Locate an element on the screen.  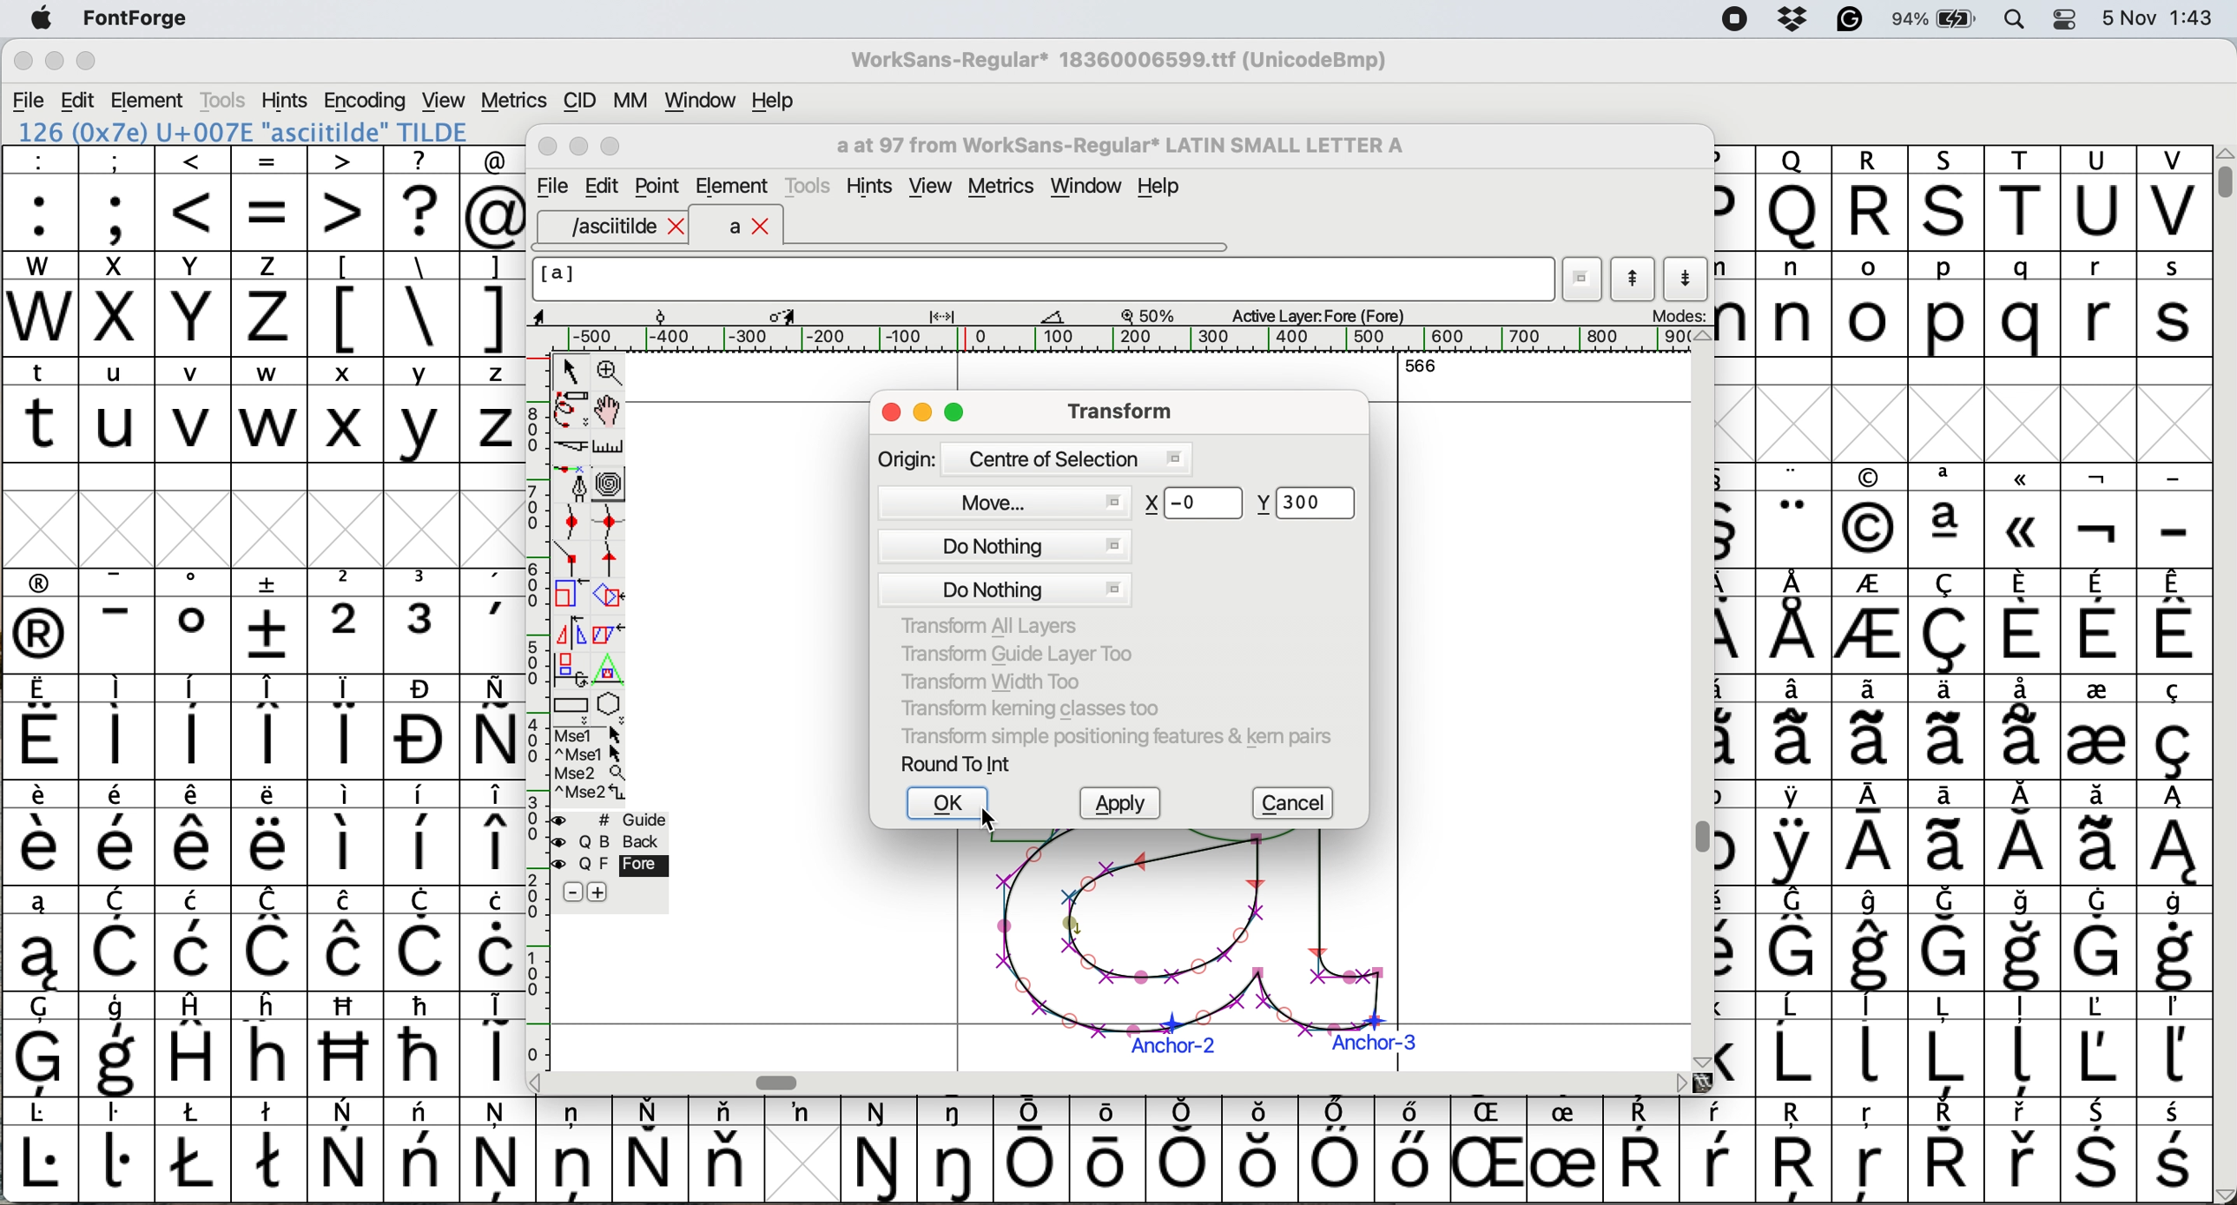
symbol is located at coordinates (1945, 1150).